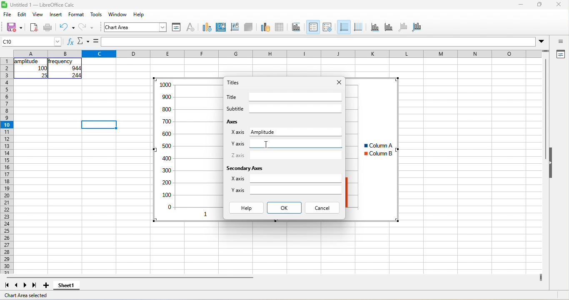  I want to click on close, so click(339, 82).